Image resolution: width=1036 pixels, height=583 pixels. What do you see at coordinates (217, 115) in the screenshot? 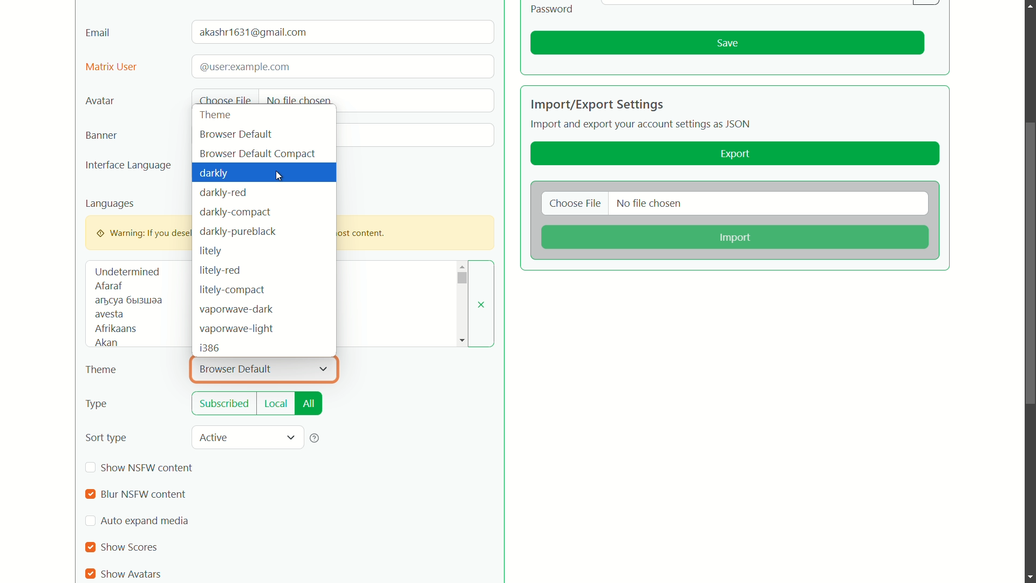
I see `theme` at bounding box center [217, 115].